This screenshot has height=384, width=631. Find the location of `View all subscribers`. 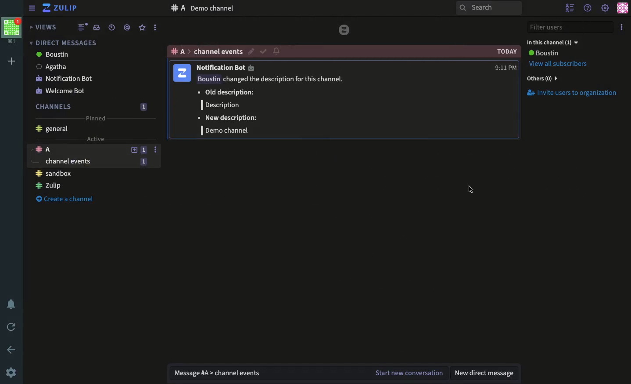

View all subscribers is located at coordinates (559, 64).